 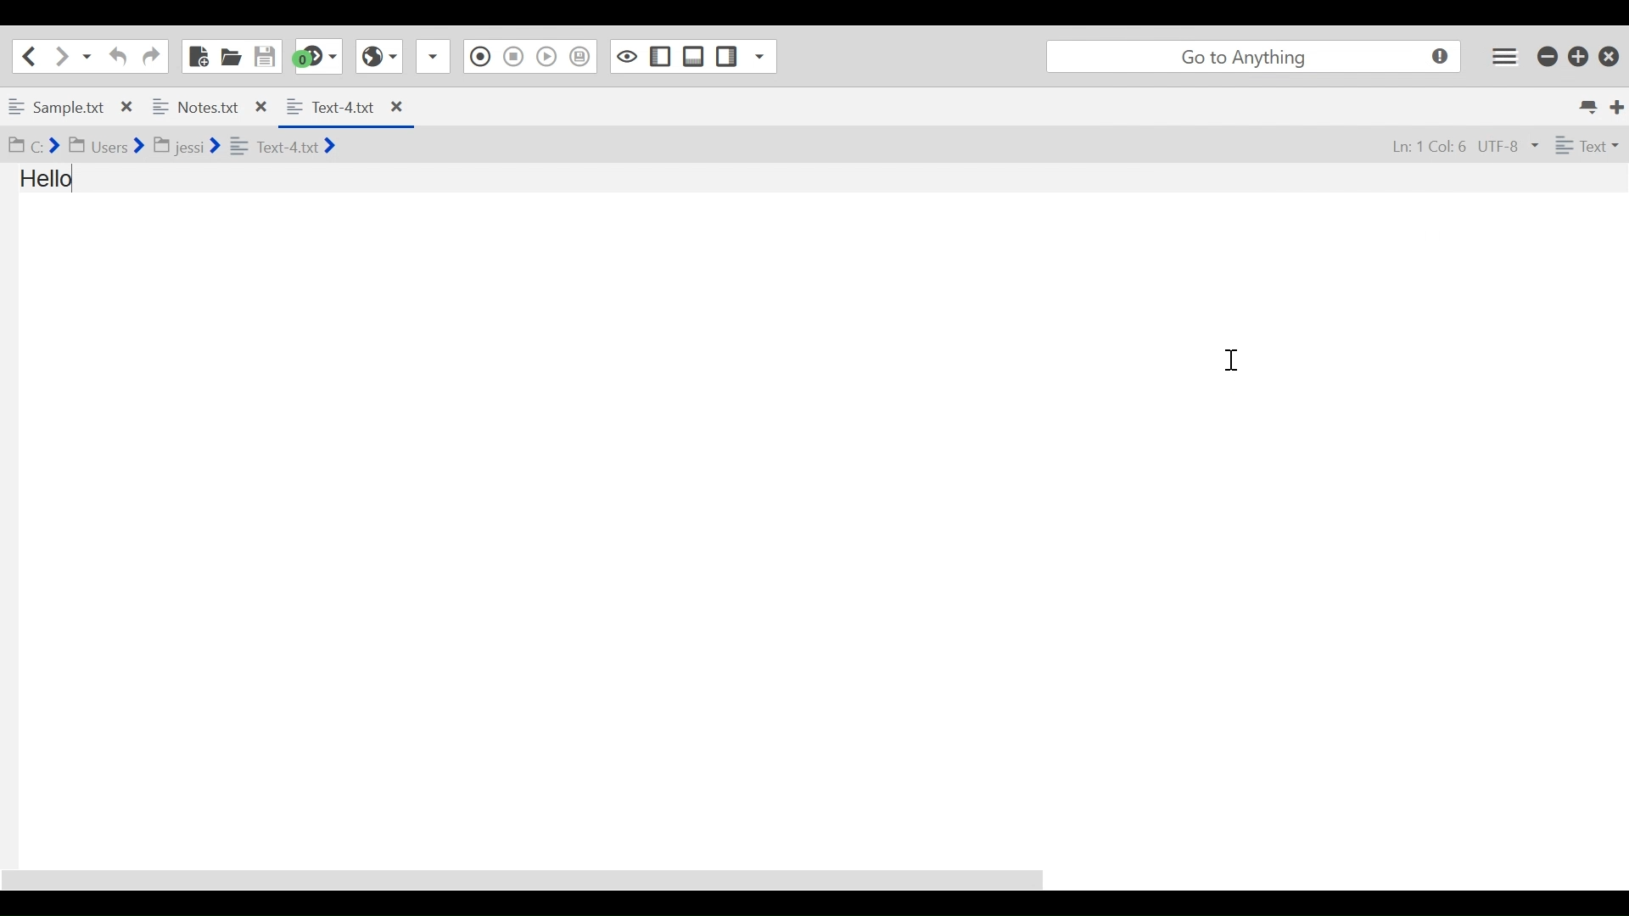 I want to click on New File, so click(x=199, y=56).